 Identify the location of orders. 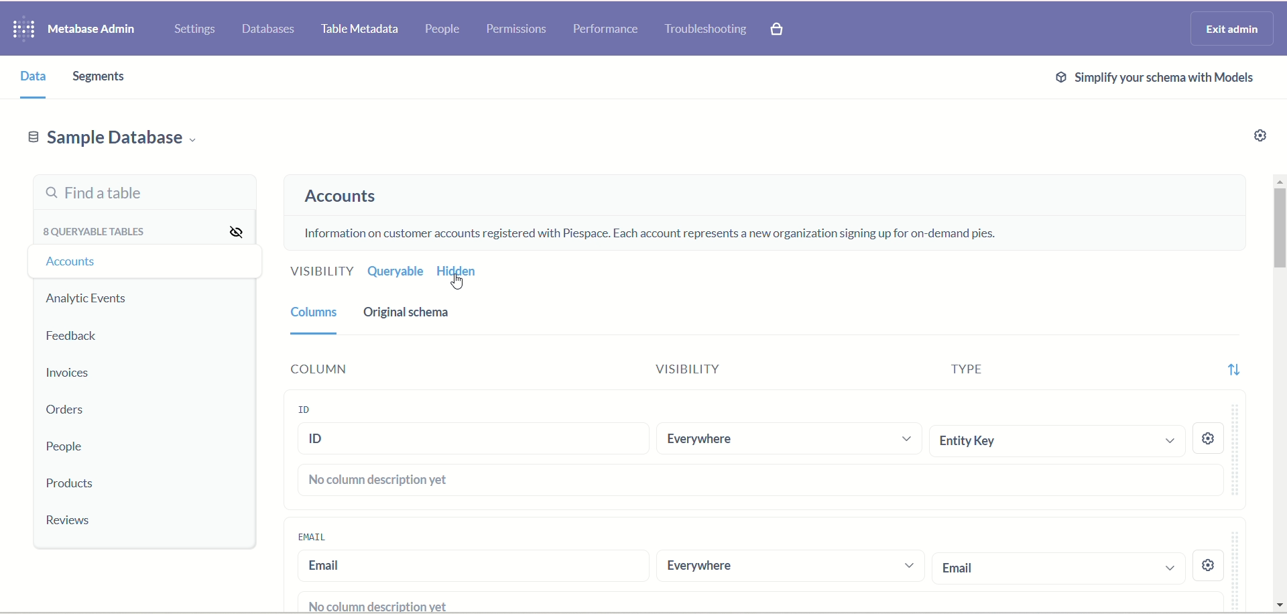
(69, 411).